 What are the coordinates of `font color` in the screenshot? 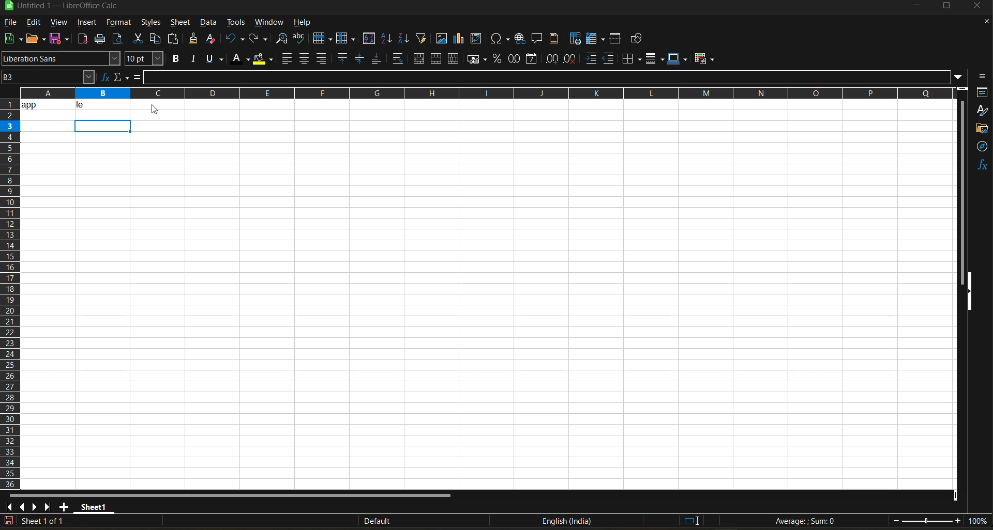 It's located at (243, 58).